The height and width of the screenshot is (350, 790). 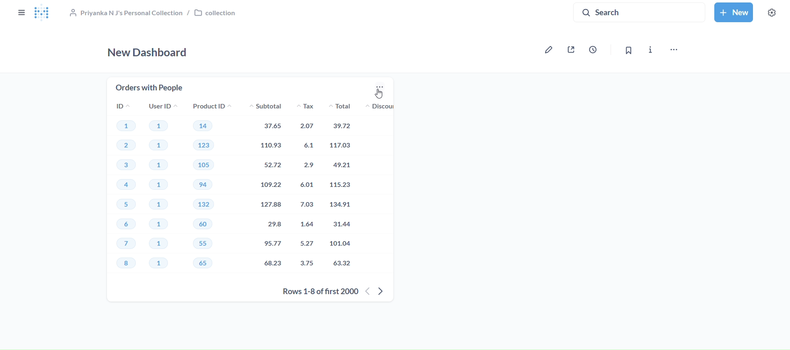 I want to click on previous, so click(x=368, y=291).